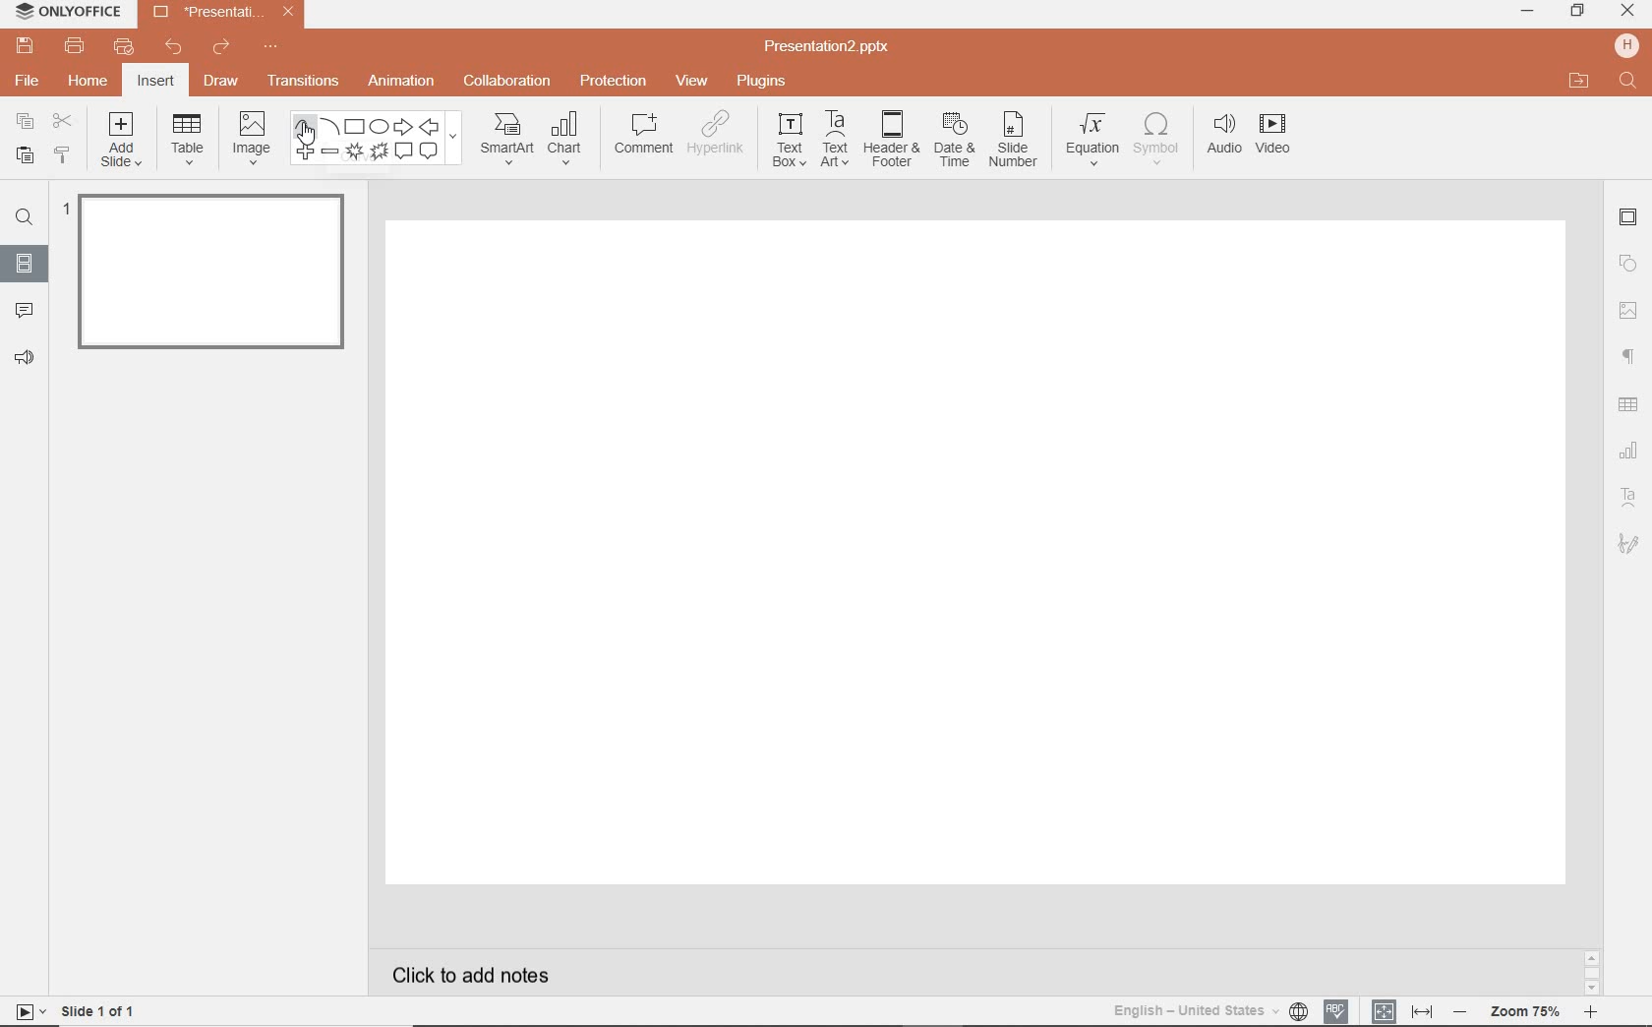 Image resolution: width=1652 pixels, height=1027 pixels. What do you see at coordinates (1337, 1009) in the screenshot?
I see `SPELL CHECKING` at bounding box center [1337, 1009].